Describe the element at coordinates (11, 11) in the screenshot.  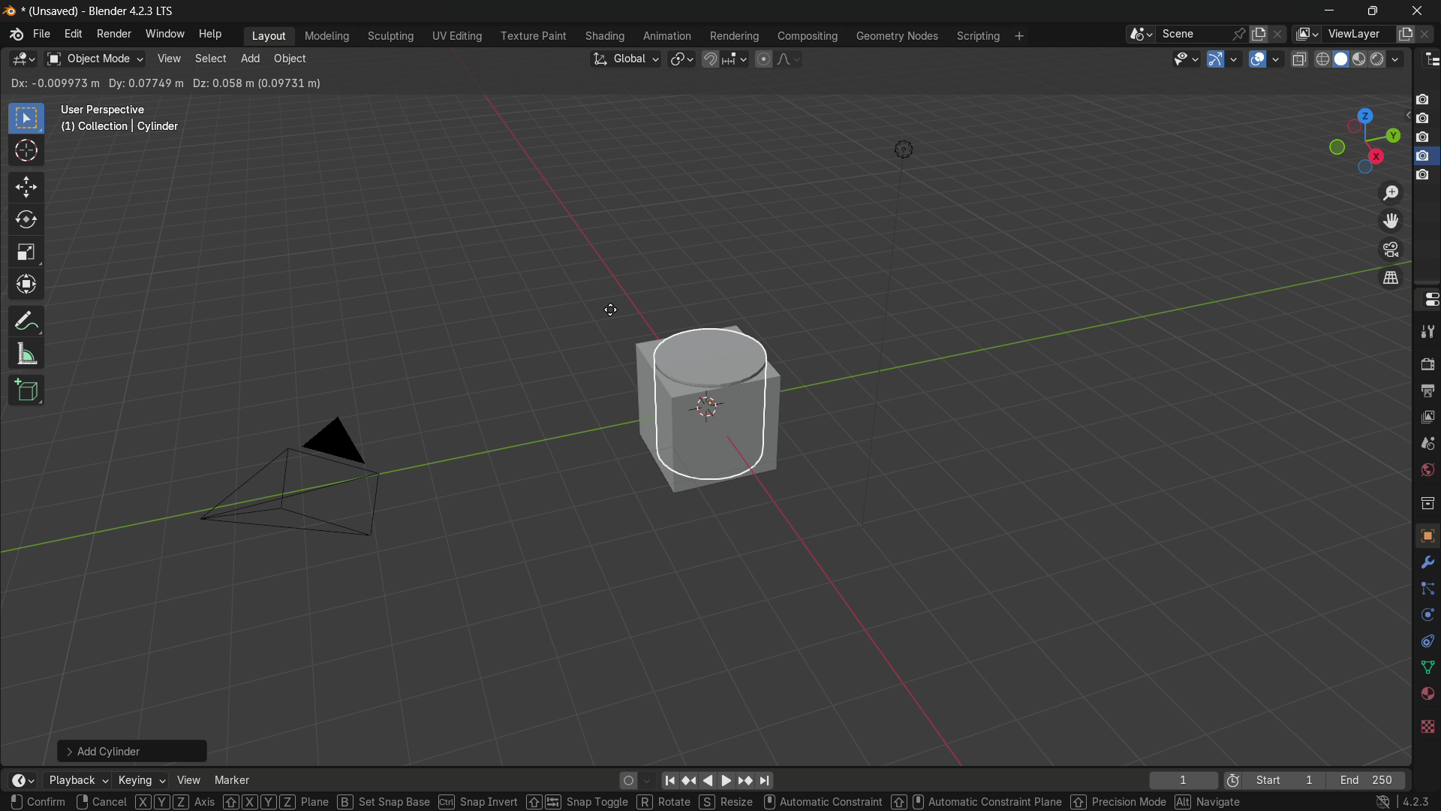
I see `blender logo` at that location.